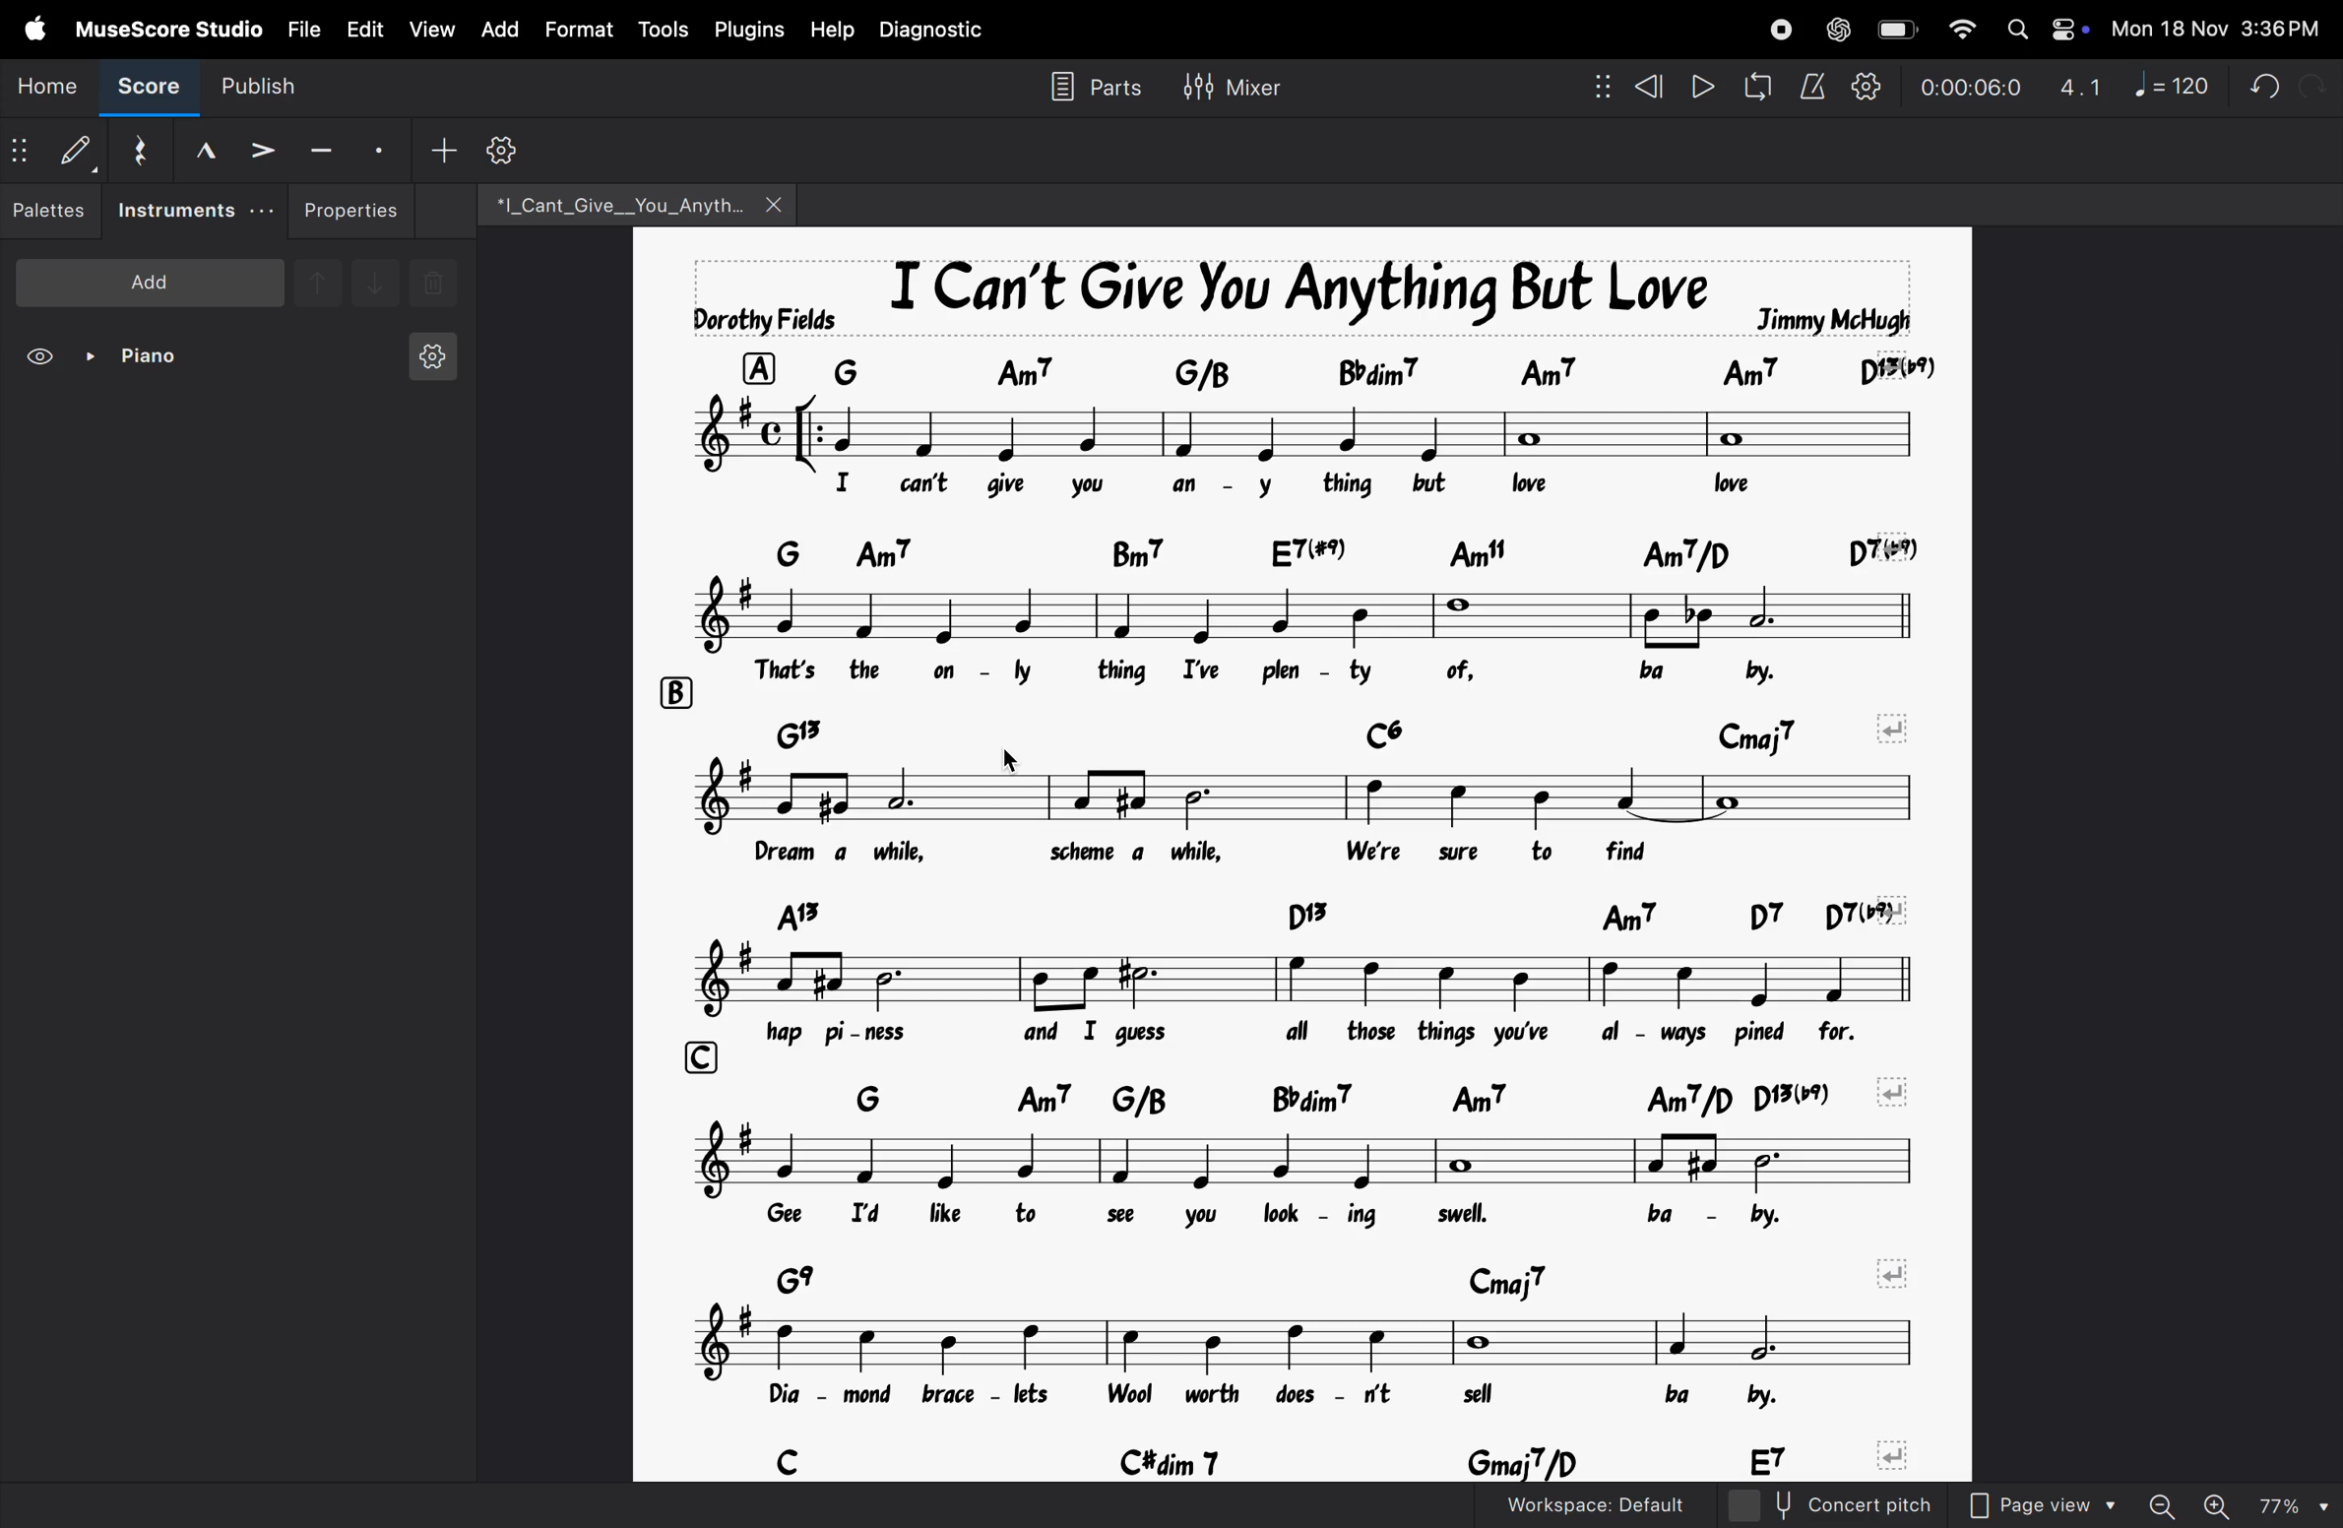 The height and width of the screenshot is (1528, 2343). Describe the element at coordinates (2216, 29) in the screenshot. I see `date and time` at that location.